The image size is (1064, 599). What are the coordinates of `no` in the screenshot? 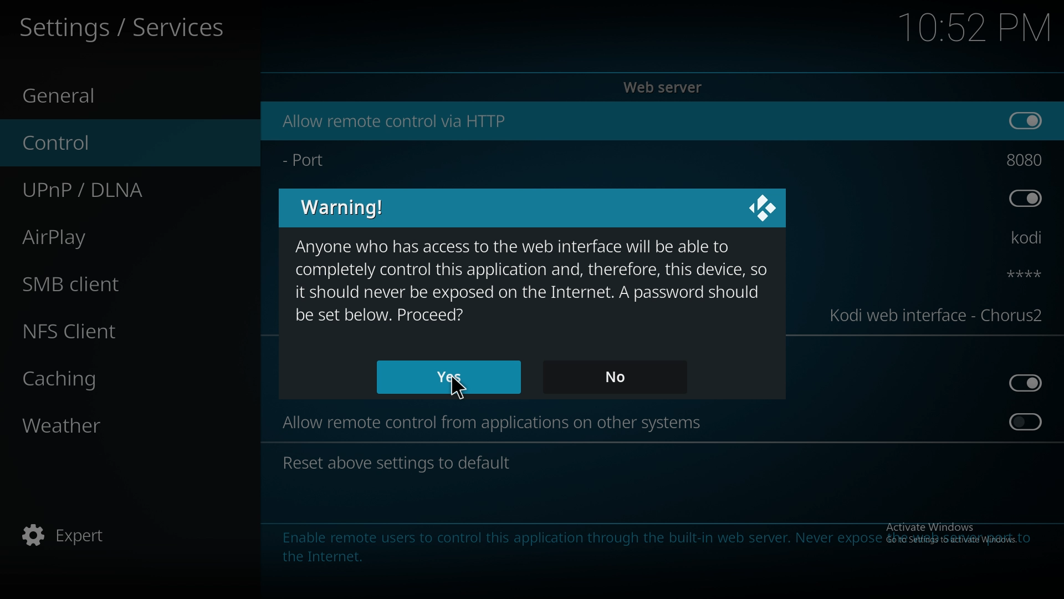 It's located at (613, 377).